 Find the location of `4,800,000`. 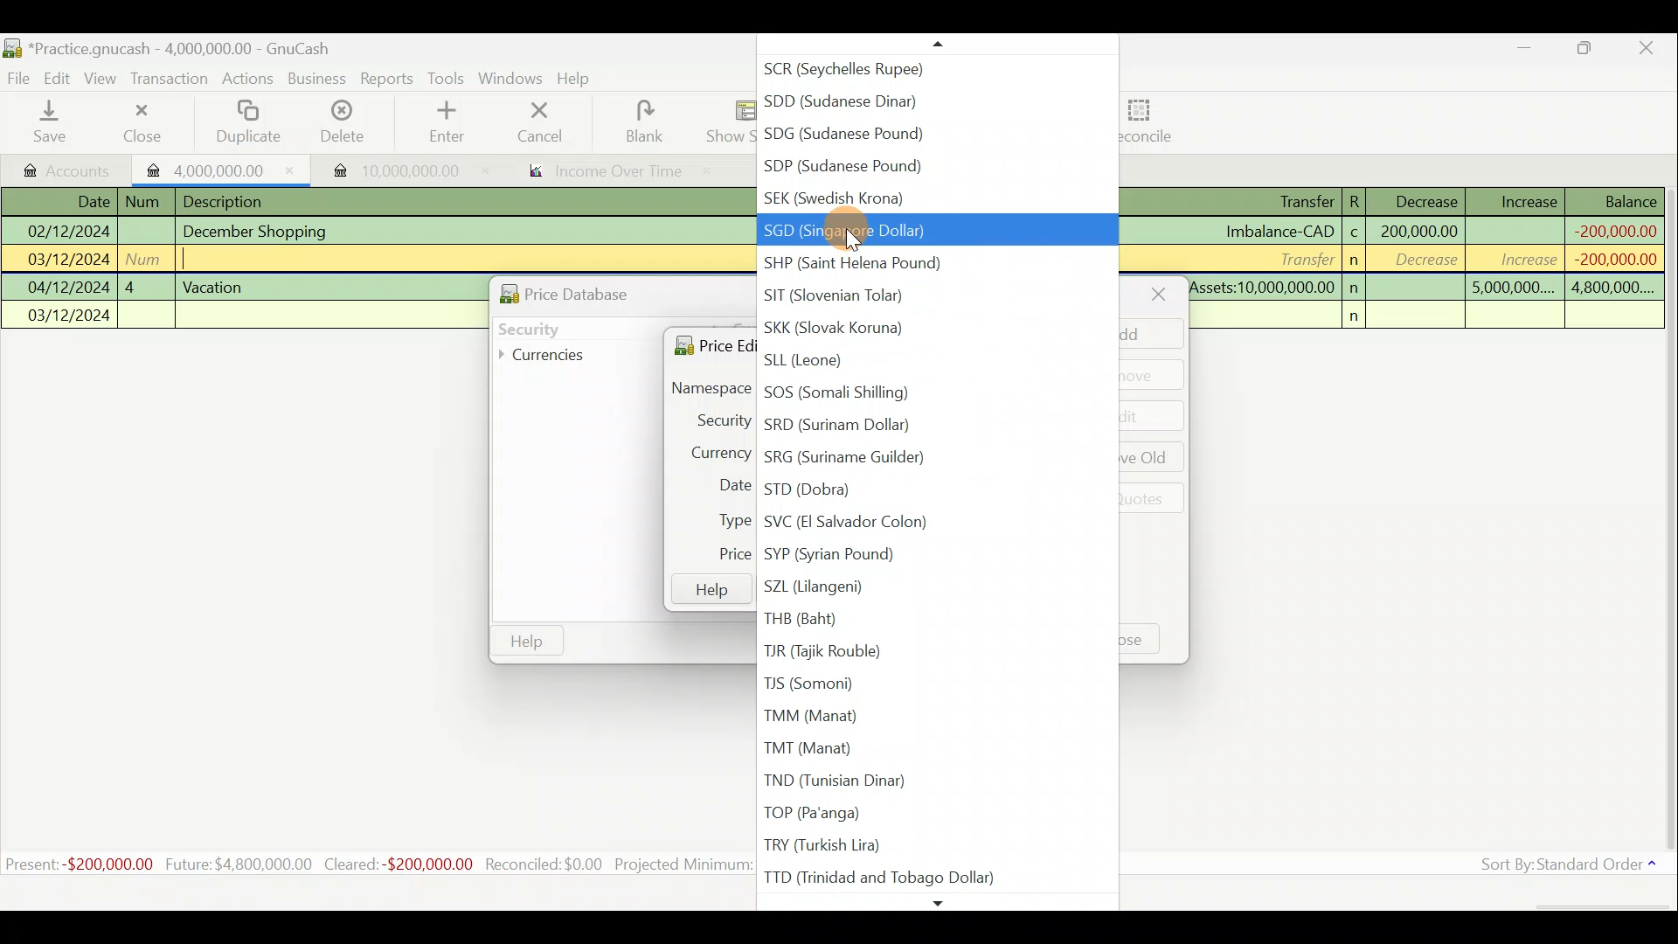

4,800,000 is located at coordinates (1611, 288).